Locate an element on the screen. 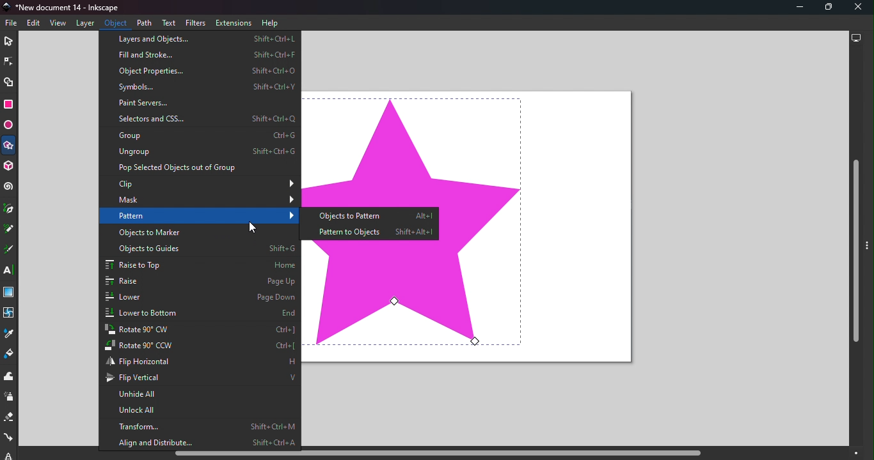 The image size is (874, 460). Text is located at coordinates (169, 23).